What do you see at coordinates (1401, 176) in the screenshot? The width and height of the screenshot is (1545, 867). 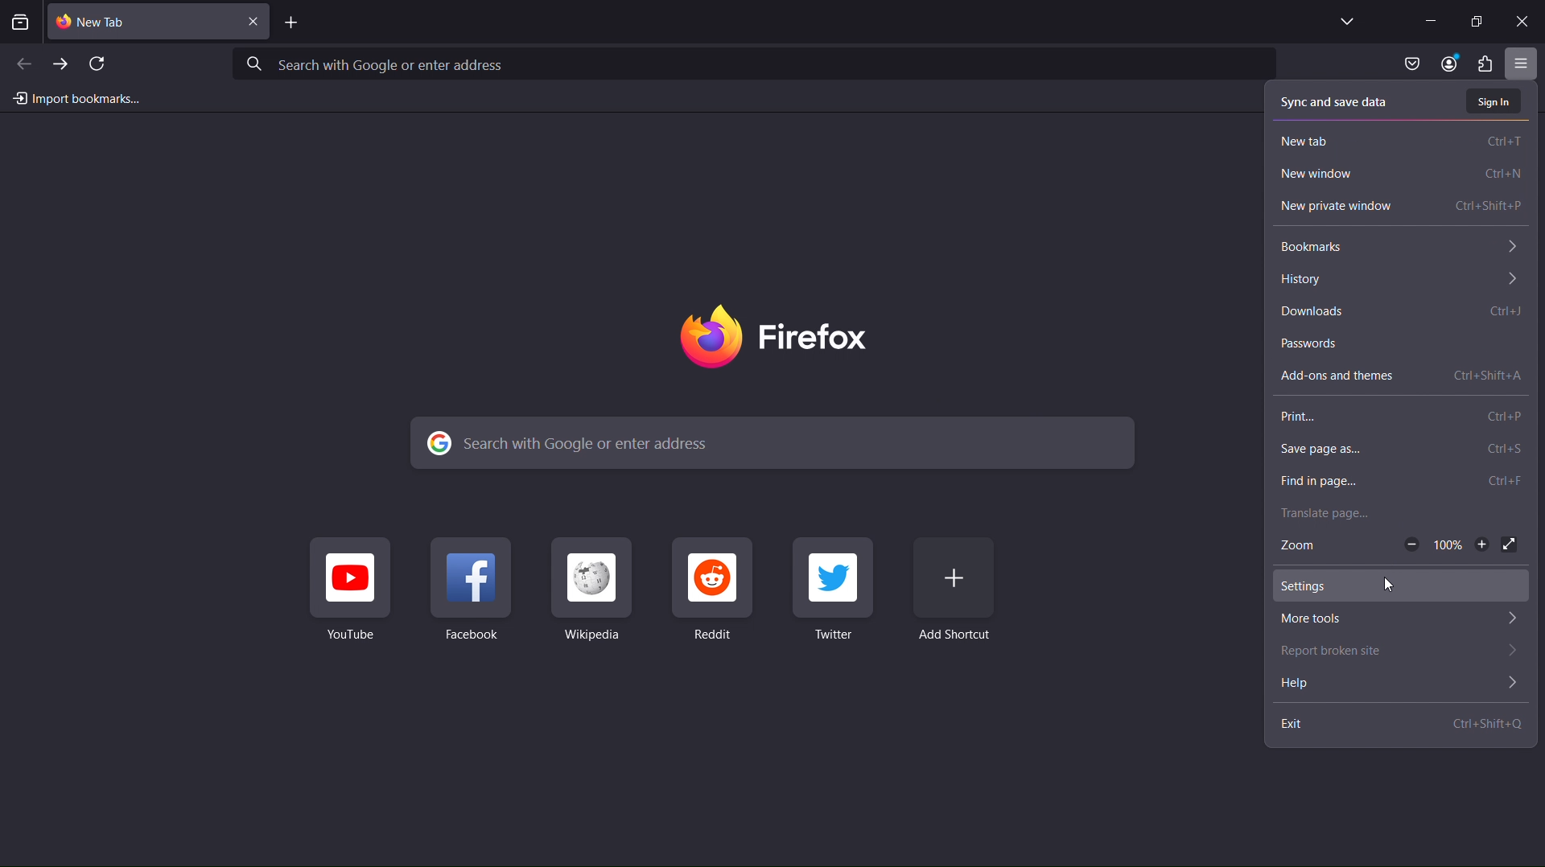 I see `New Window` at bounding box center [1401, 176].